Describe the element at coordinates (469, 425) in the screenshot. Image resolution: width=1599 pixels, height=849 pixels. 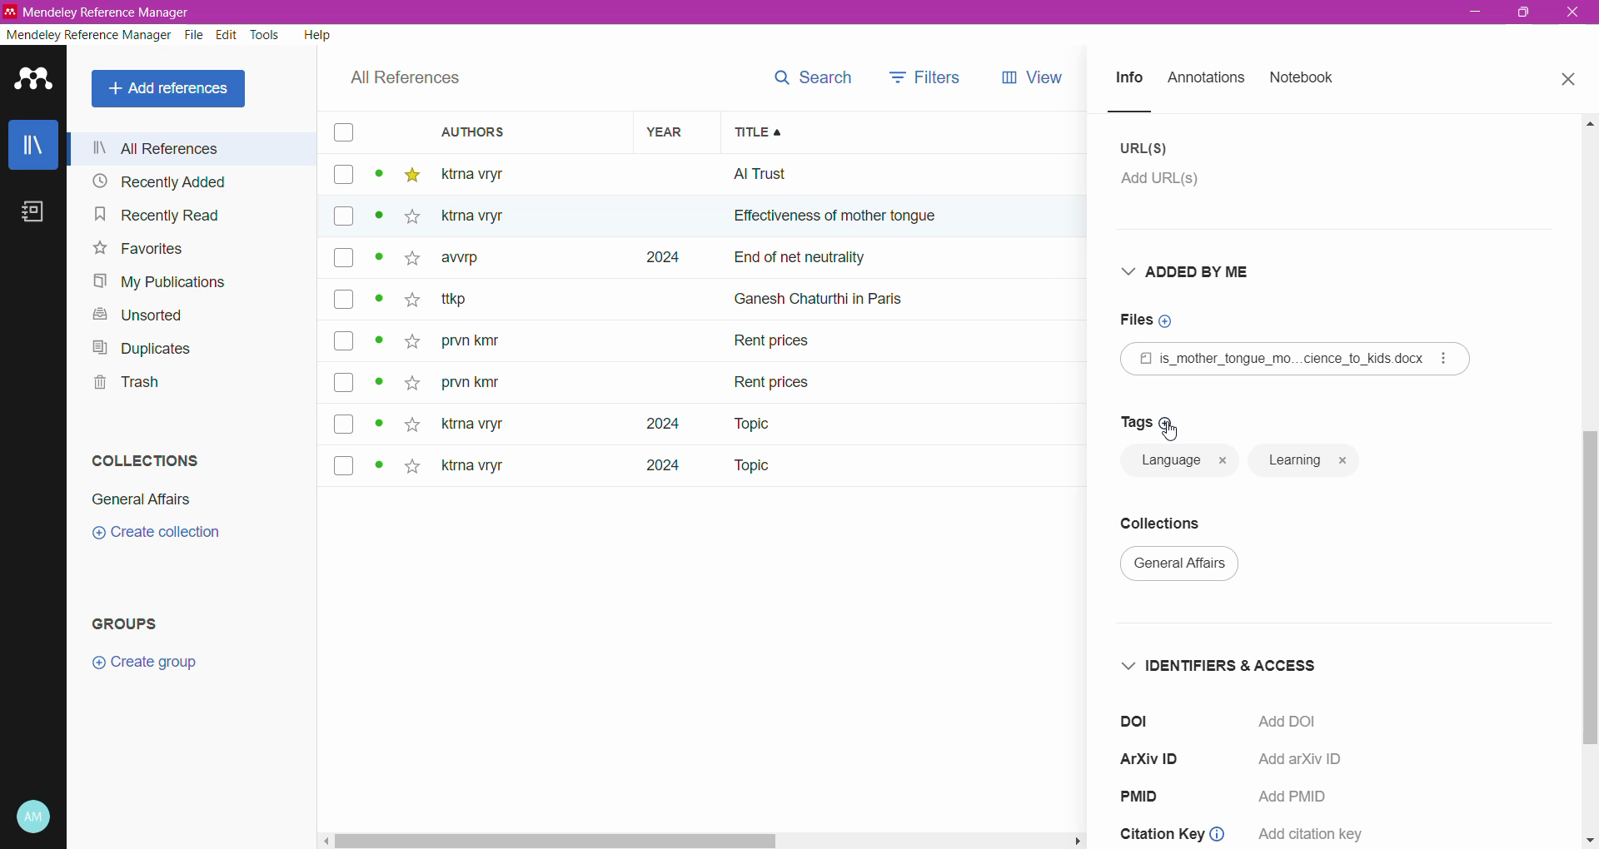
I see `ktna vryt ` at that location.